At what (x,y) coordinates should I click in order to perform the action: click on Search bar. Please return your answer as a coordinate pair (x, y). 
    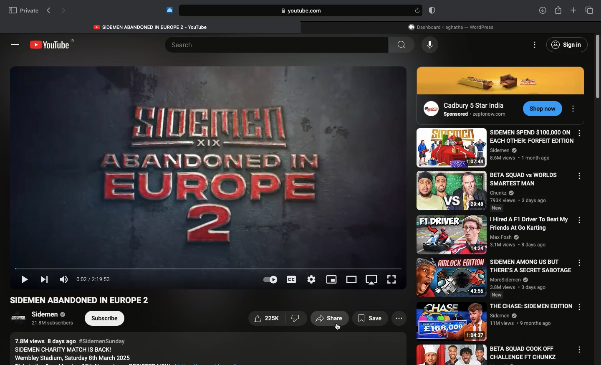
    Looking at the image, I should click on (293, 10).